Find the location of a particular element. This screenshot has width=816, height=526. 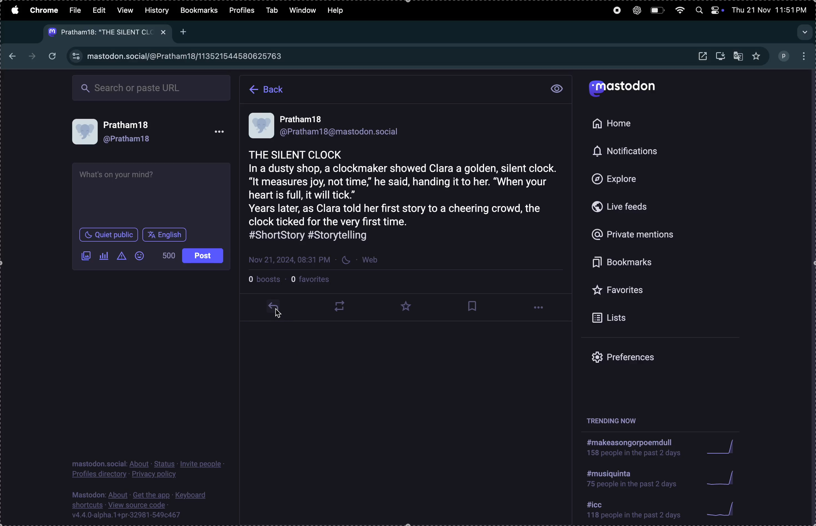

search tabs is located at coordinates (803, 31).